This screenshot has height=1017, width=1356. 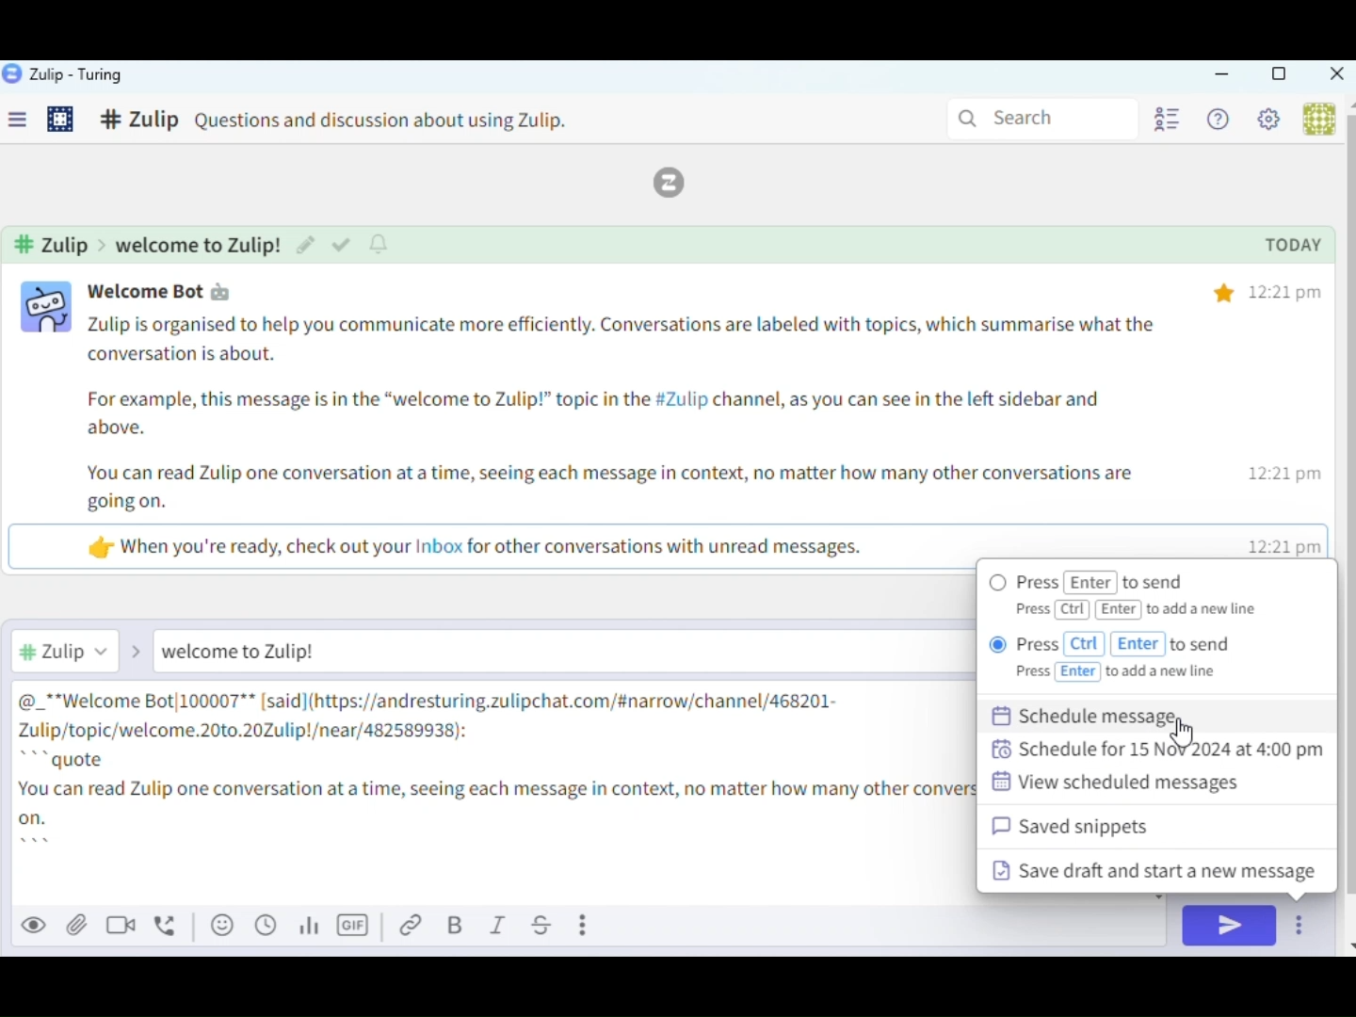 What do you see at coordinates (1221, 121) in the screenshot?
I see `Help` at bounding box center [1221, 121].